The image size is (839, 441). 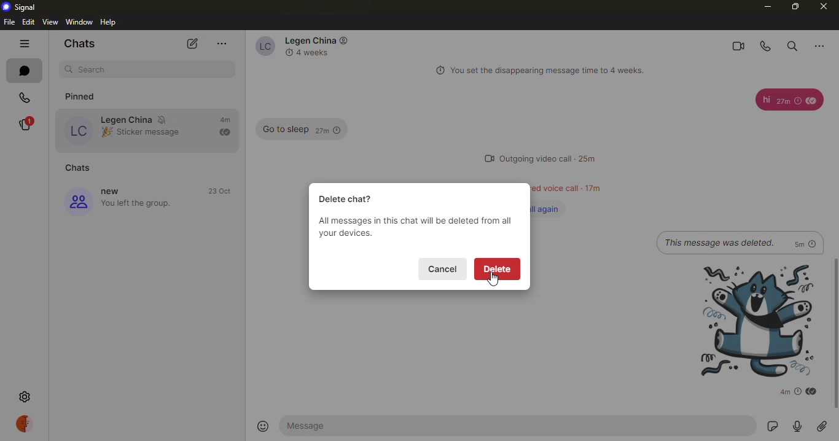 I want to click on minimize, so click(x=766, y=6).